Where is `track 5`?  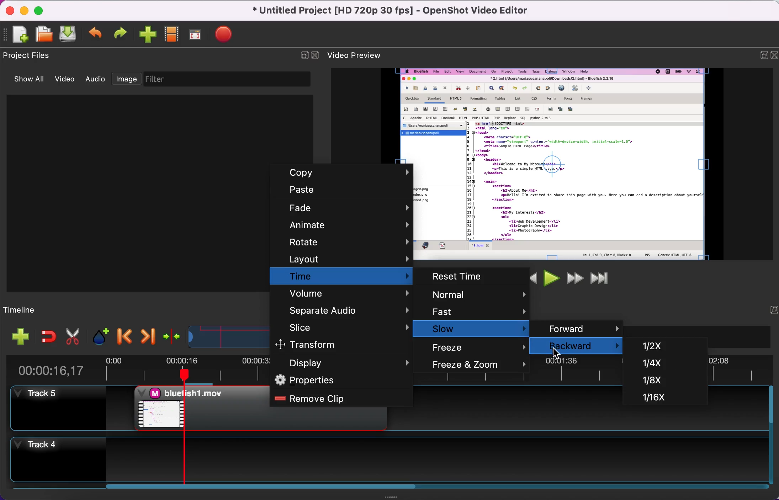 track 5 is located at coordinates (57, 409).